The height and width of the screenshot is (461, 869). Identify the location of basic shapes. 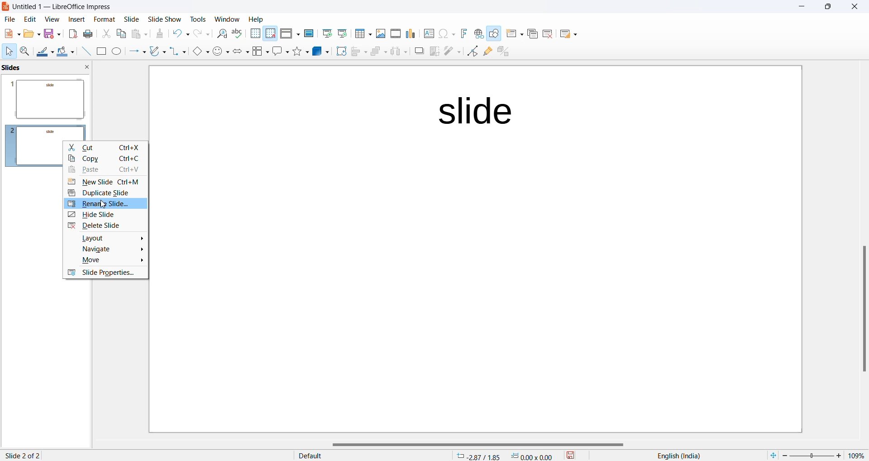
(198, 51).